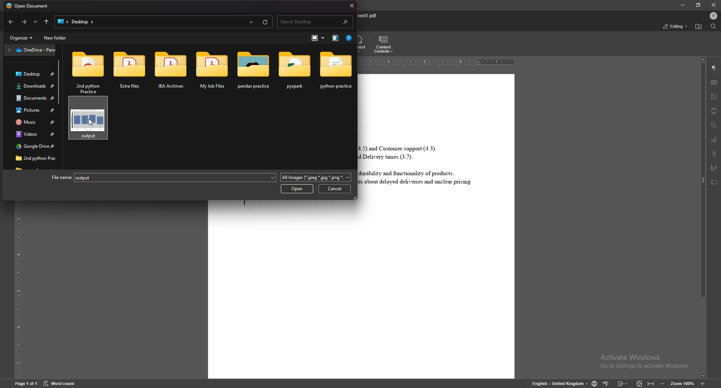 The height and width of the screenshot is (388, 721). I want to click on chart, so click(714, 139).